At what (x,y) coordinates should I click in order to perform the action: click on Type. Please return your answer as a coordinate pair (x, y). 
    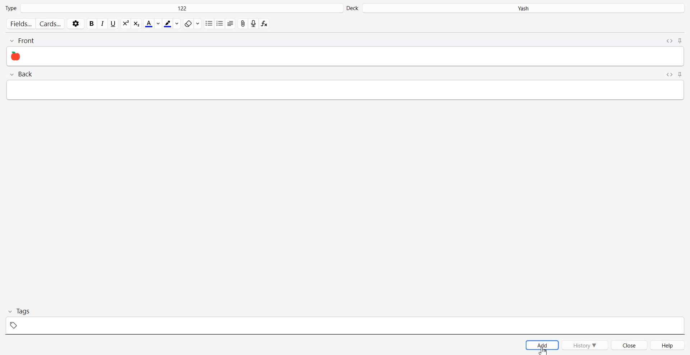
    Looking at the image, I should click on (173, 8).